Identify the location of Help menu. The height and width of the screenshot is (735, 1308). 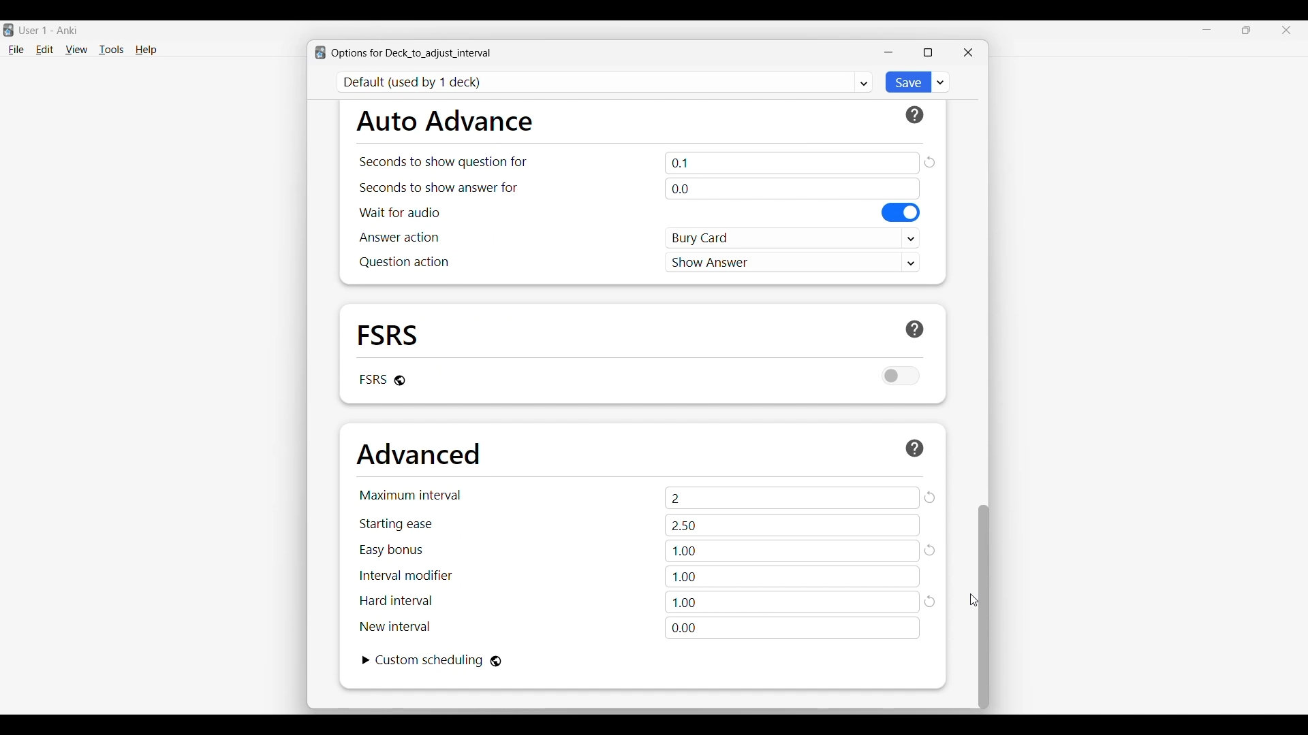
(146, 50).